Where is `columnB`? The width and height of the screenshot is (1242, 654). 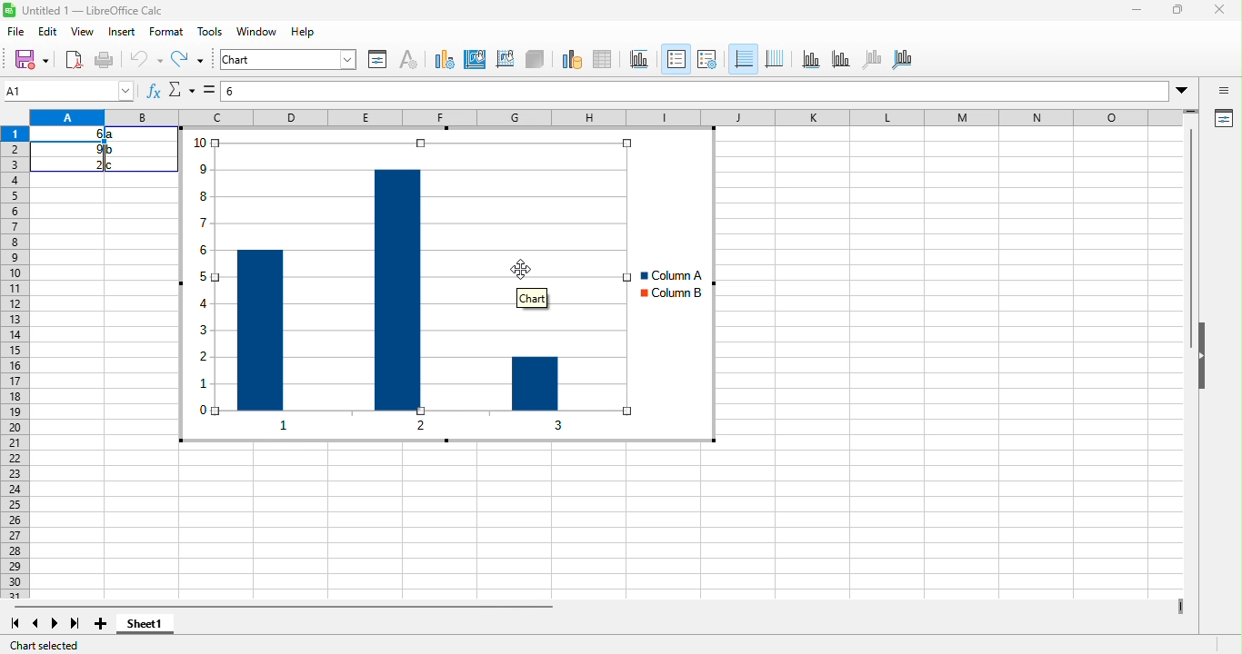 columnB is located at coordinates (670, 295).